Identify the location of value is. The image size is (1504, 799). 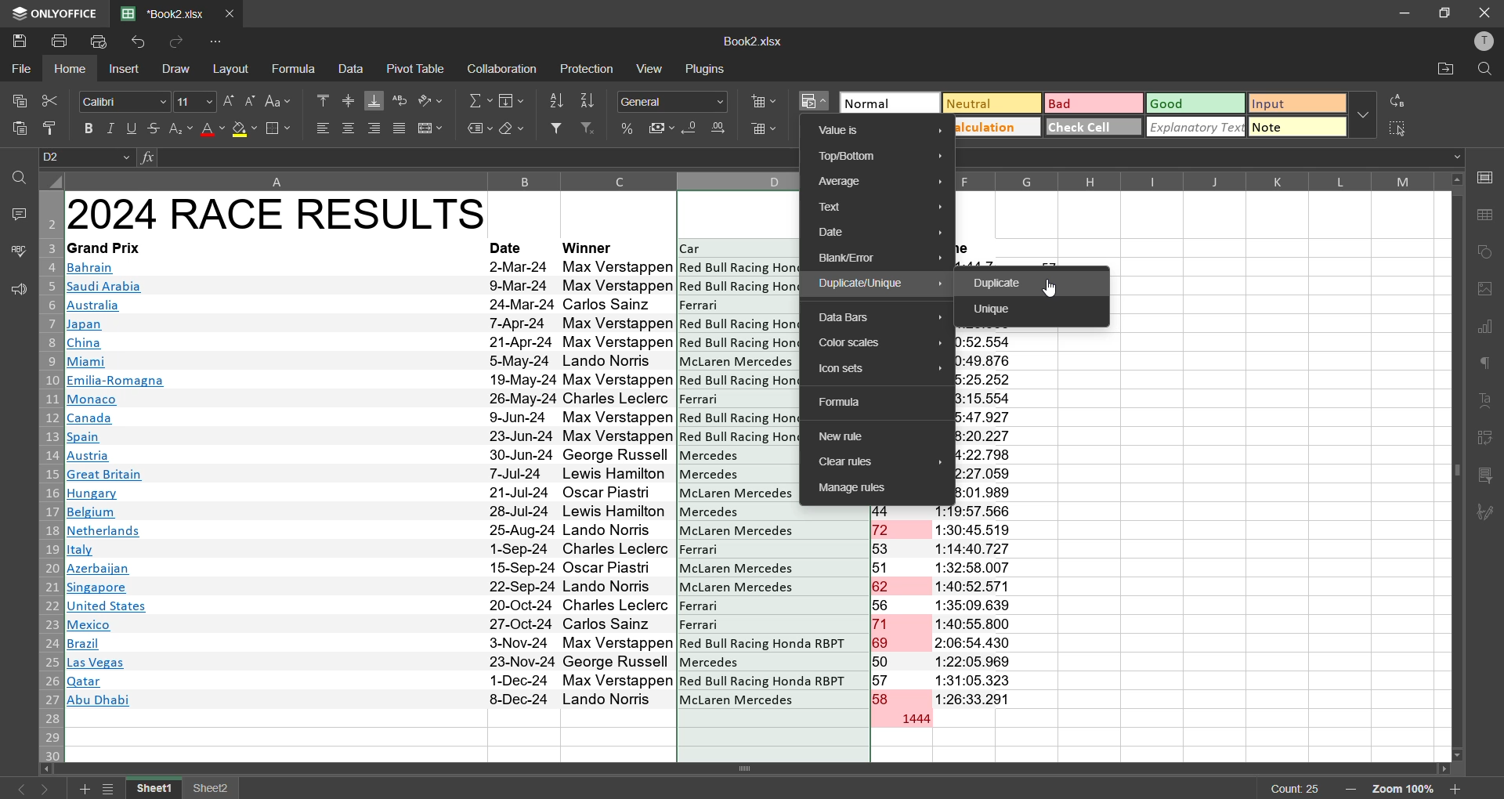
(879, 132).